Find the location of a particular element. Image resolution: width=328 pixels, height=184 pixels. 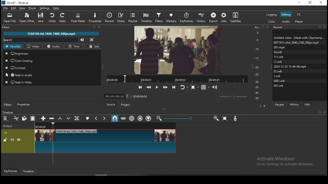

brightness is located at coordinates (52, 53).